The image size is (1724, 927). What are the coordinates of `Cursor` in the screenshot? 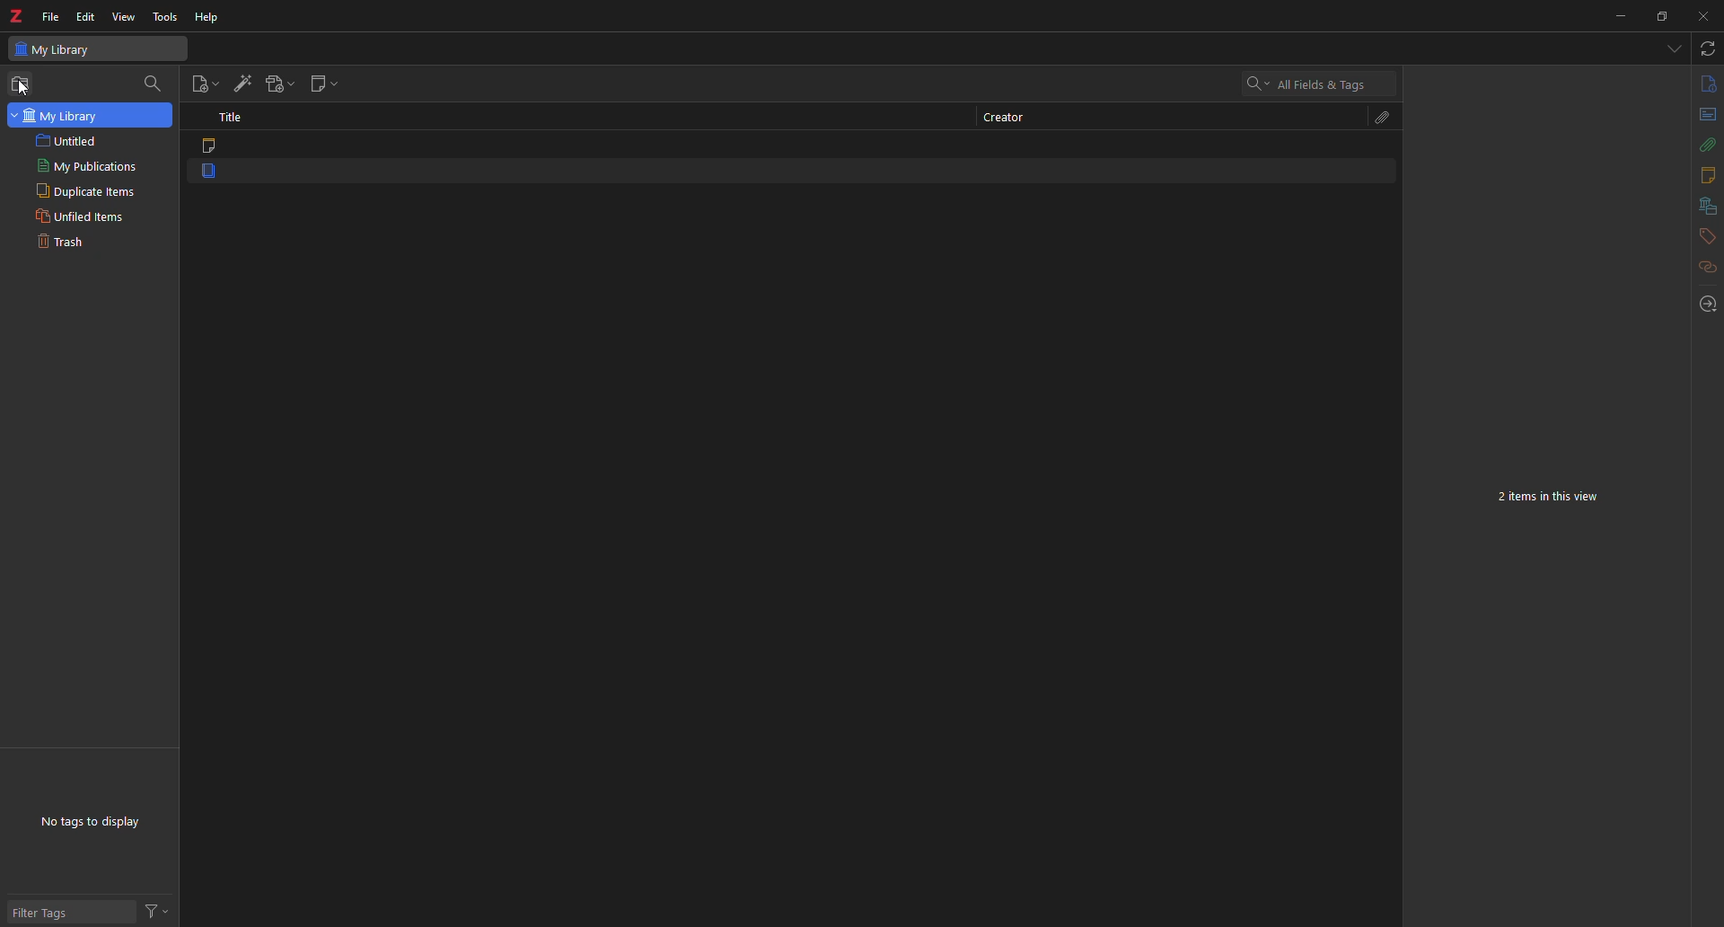 It's located at (22, 89).